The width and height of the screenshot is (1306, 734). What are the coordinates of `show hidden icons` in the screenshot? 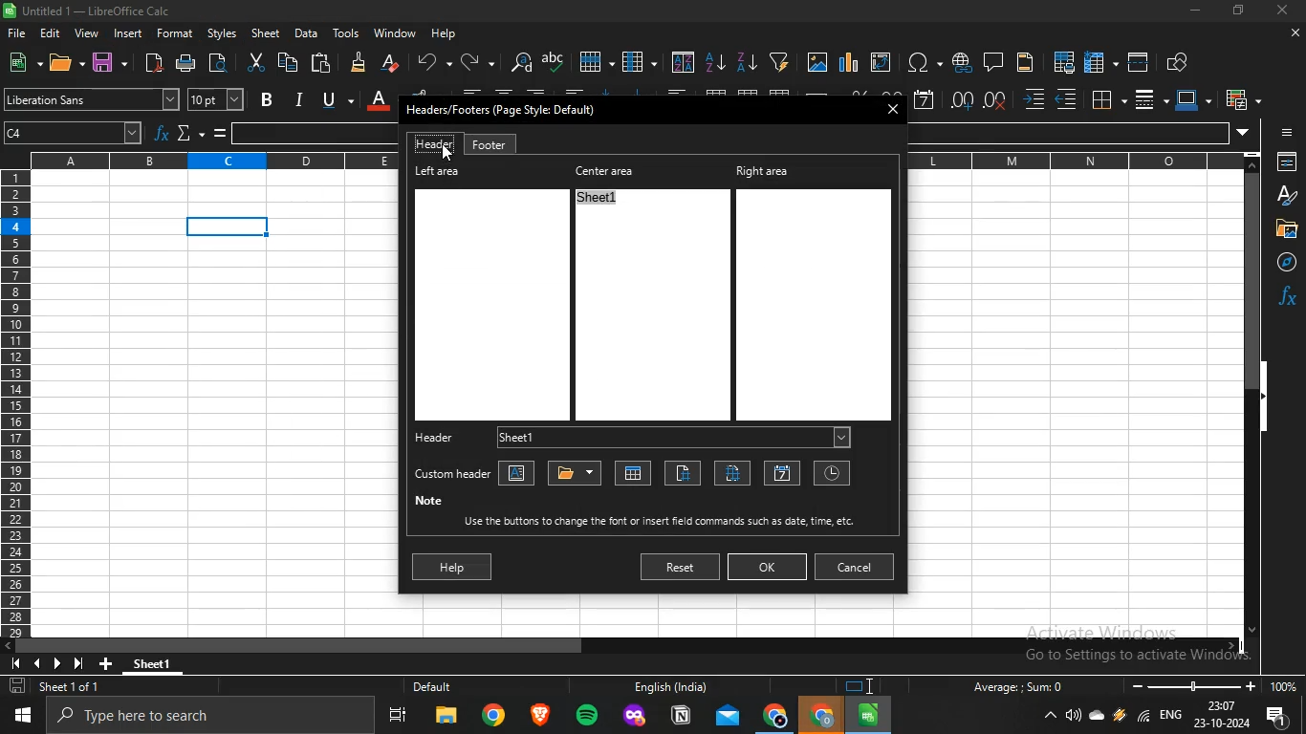 It's located at (1051, 717).